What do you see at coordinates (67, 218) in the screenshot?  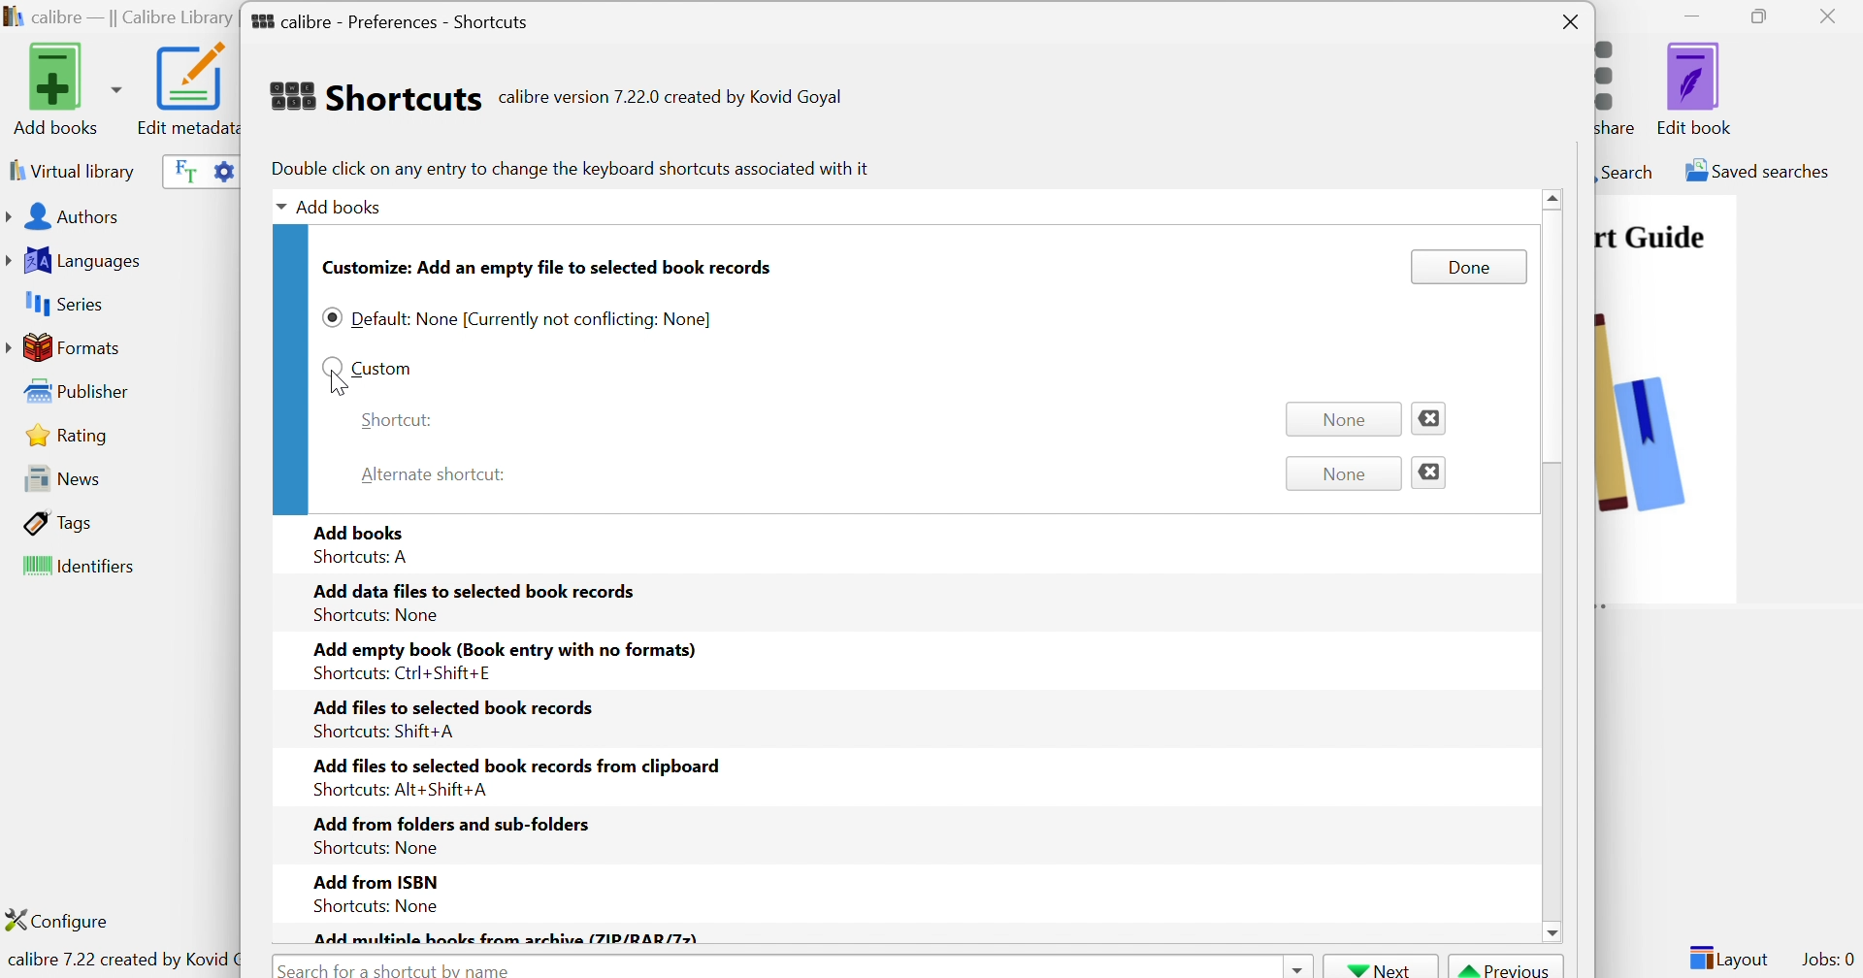 I see `Authors` at bounding box center [67, 218].